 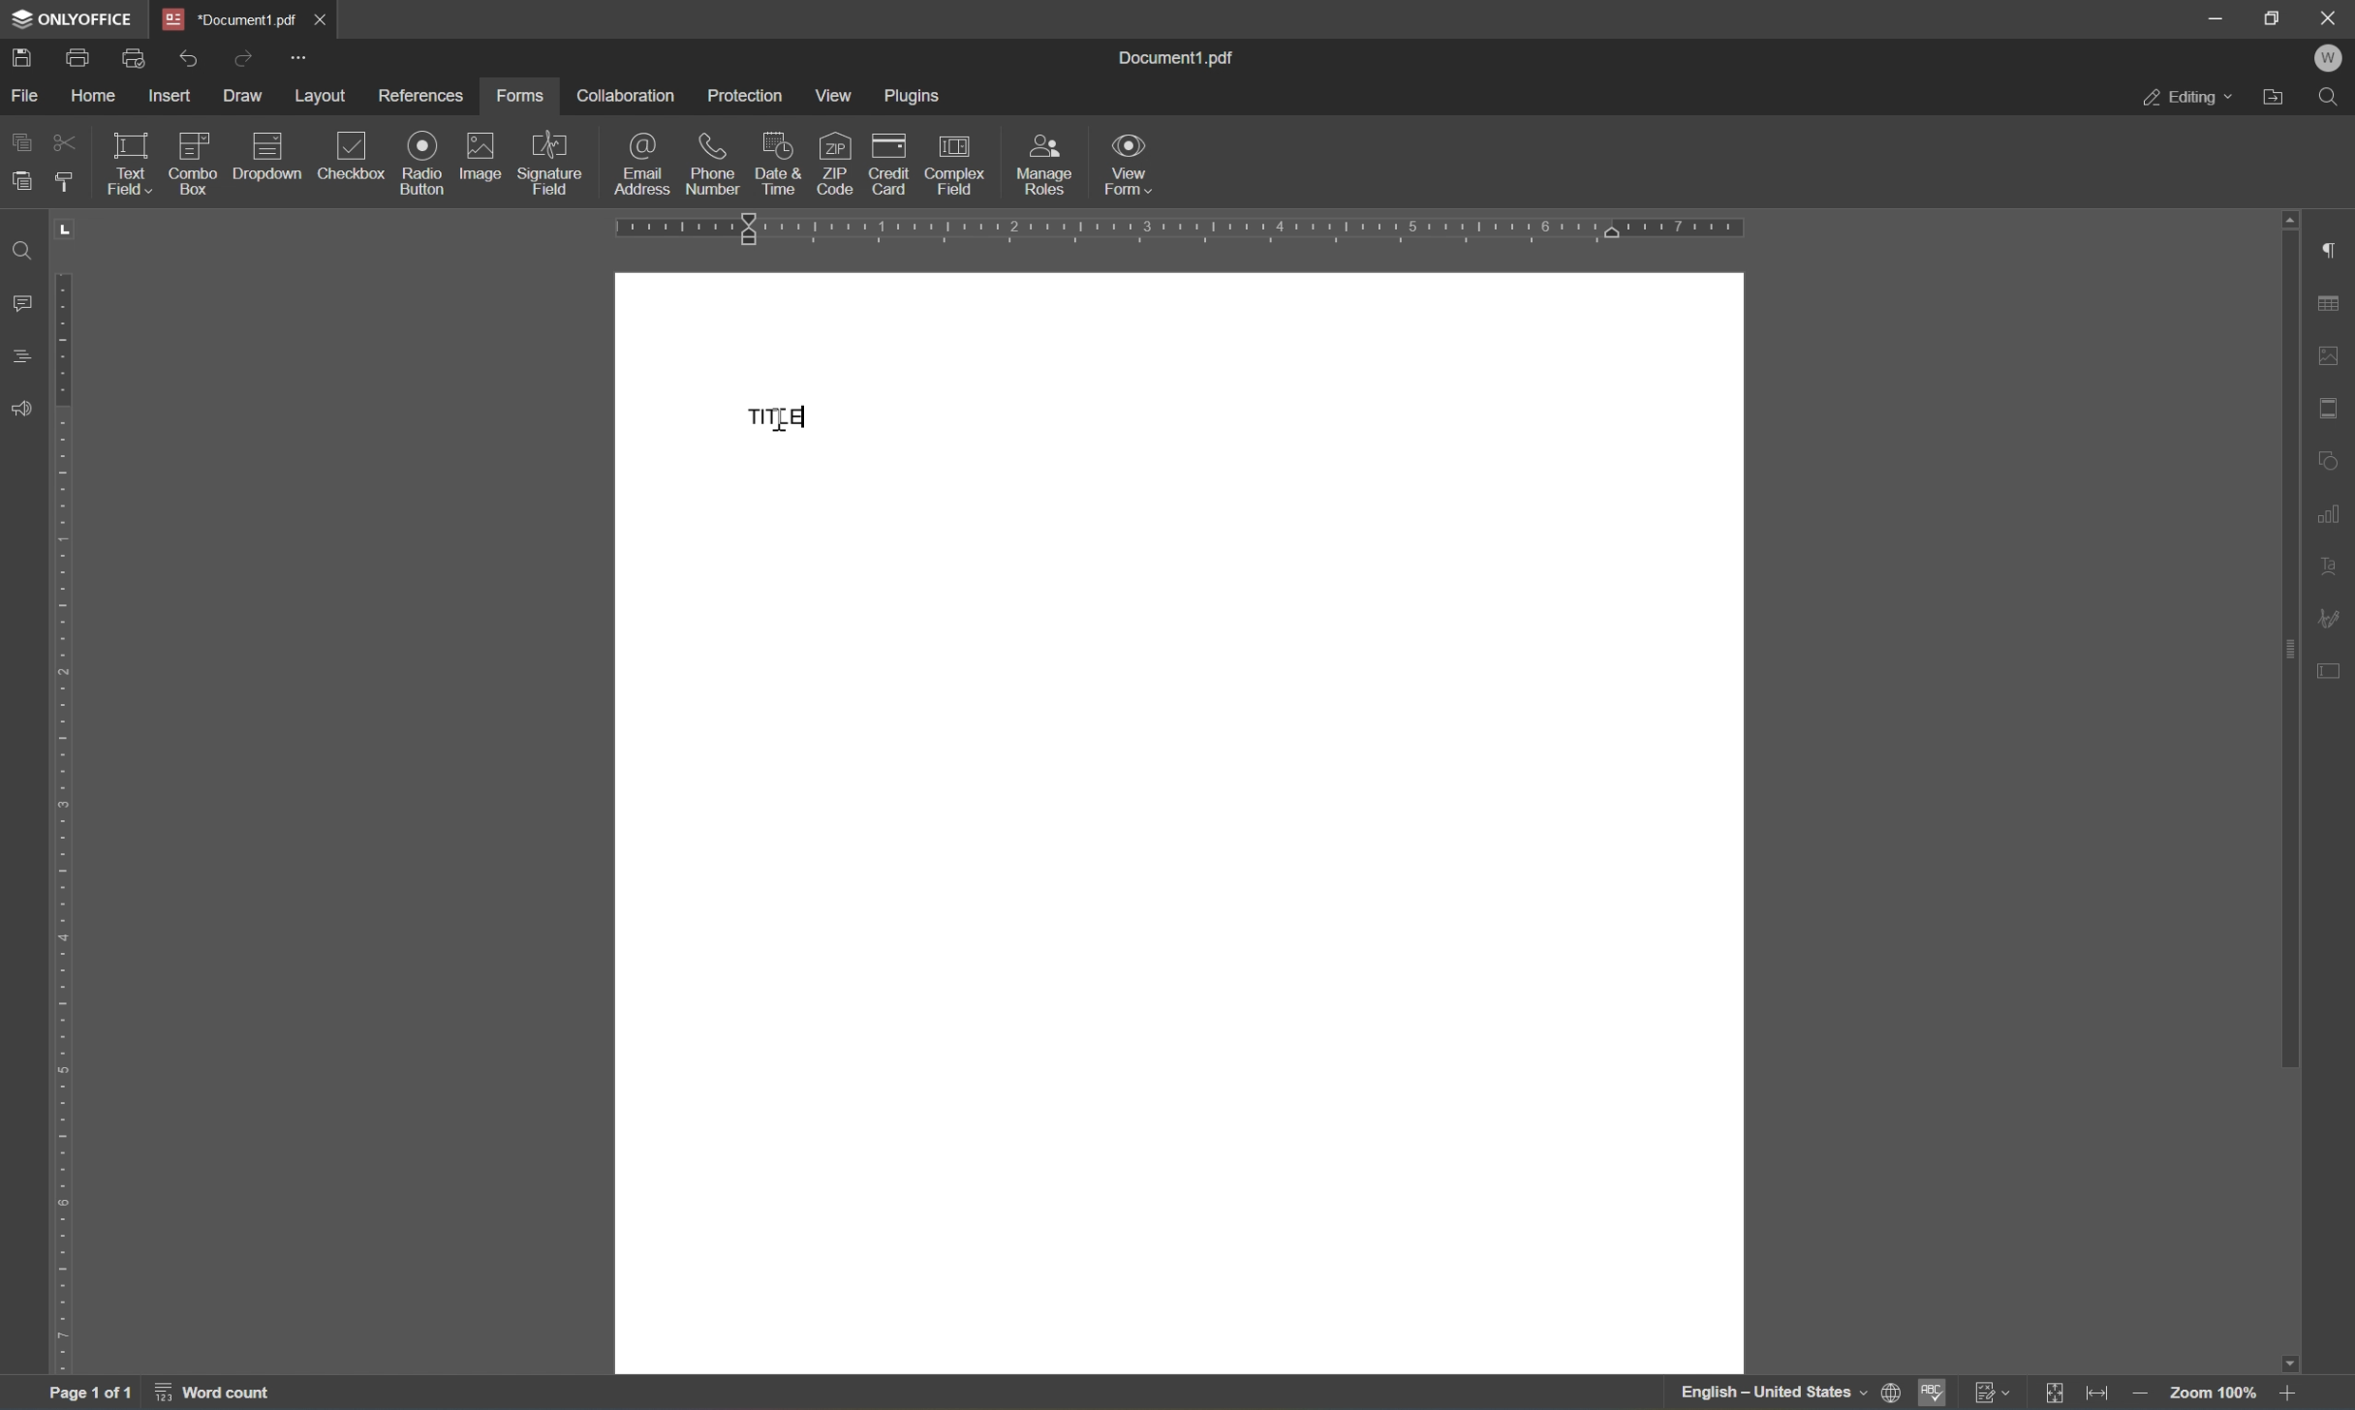 What do you see at coordinates (888, 161) in the screenshot?
I see `credit card` at bounding box center [888, 161].